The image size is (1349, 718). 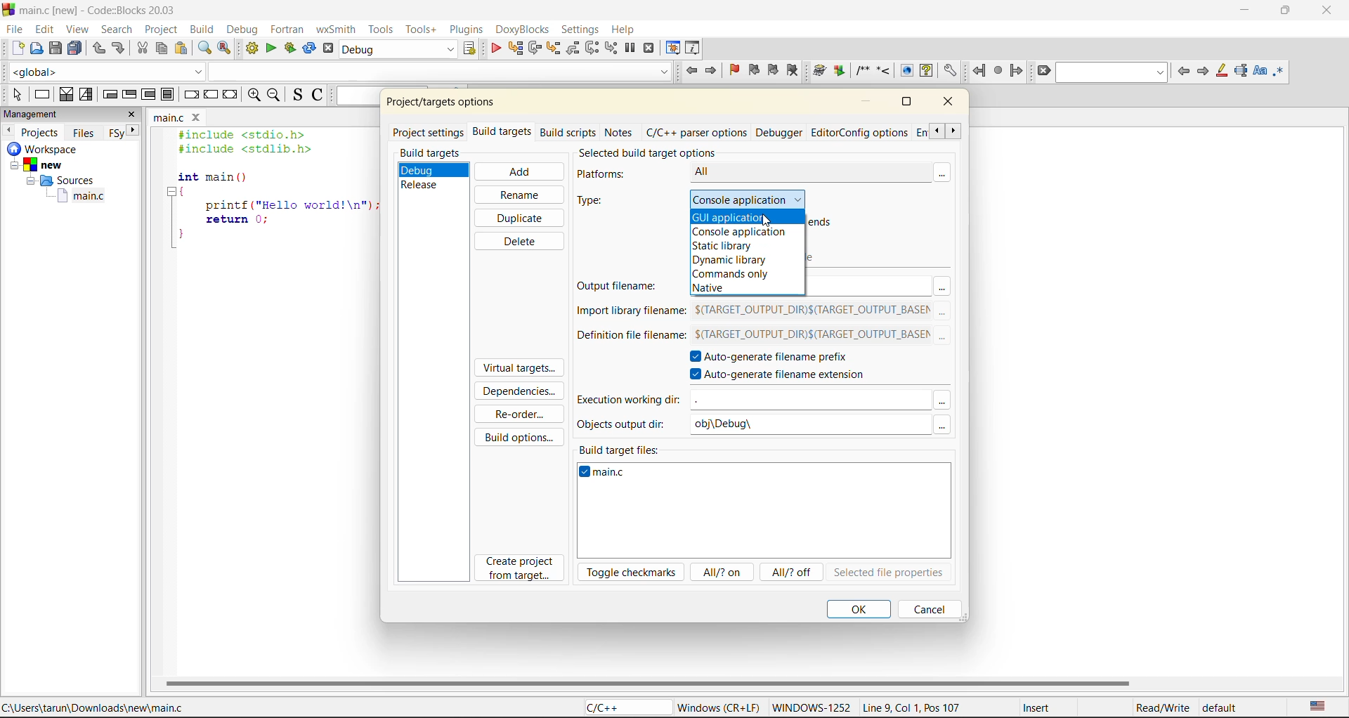 What do you see at coordinates (169, 93) in the screenshot?
I see `block instruction` at bounding box center [169, 93].